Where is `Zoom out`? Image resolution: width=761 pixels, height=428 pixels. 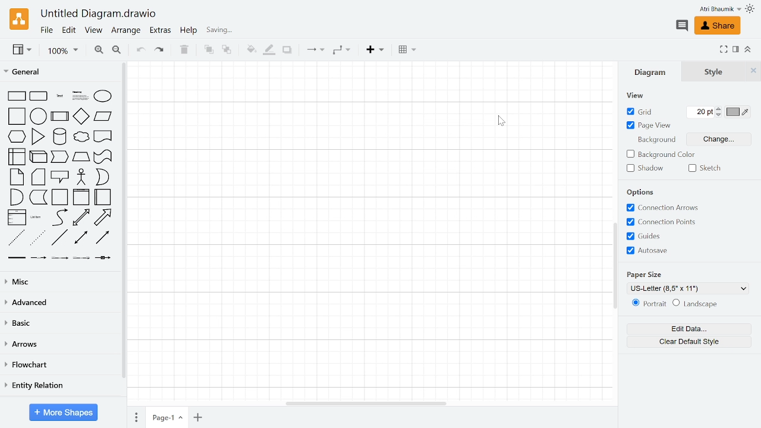
Zoom out is located at coordinates (118, 51).